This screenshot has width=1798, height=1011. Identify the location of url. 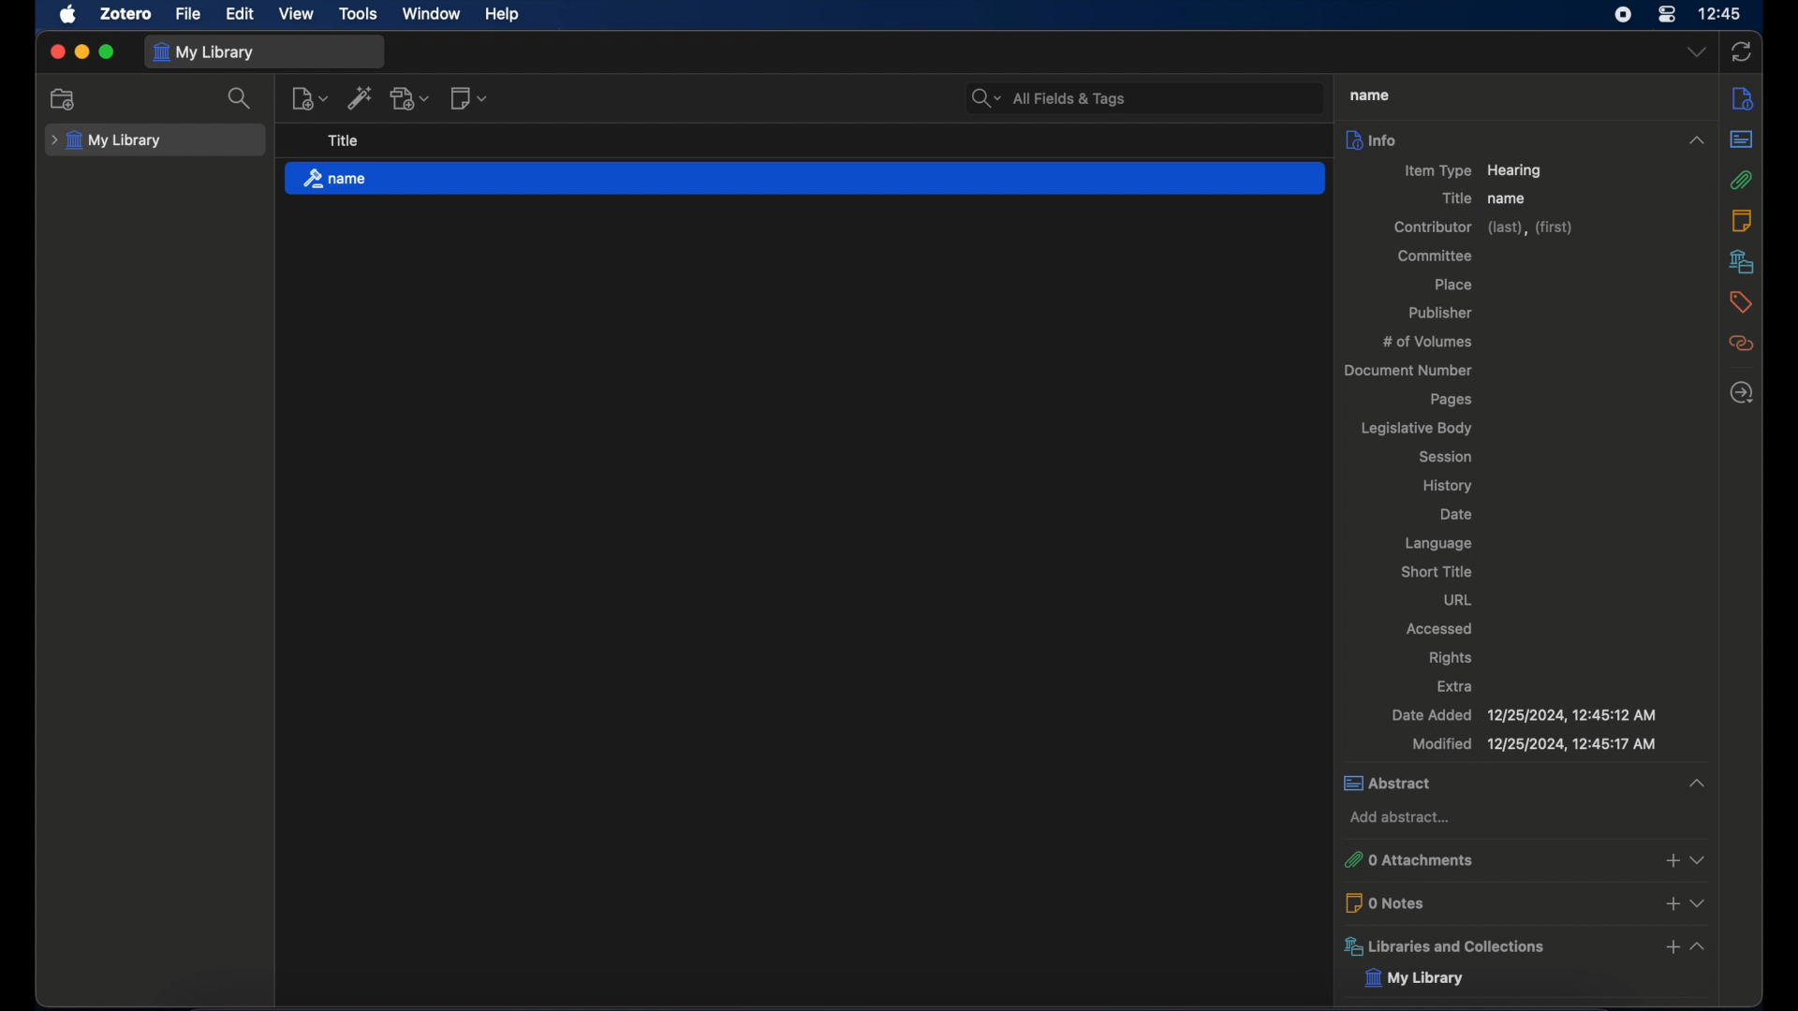
(1456, 599).